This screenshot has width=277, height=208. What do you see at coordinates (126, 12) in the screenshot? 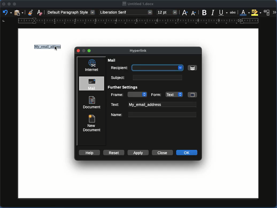
I see `Liberation Serif` at bounding box center [126, 12].